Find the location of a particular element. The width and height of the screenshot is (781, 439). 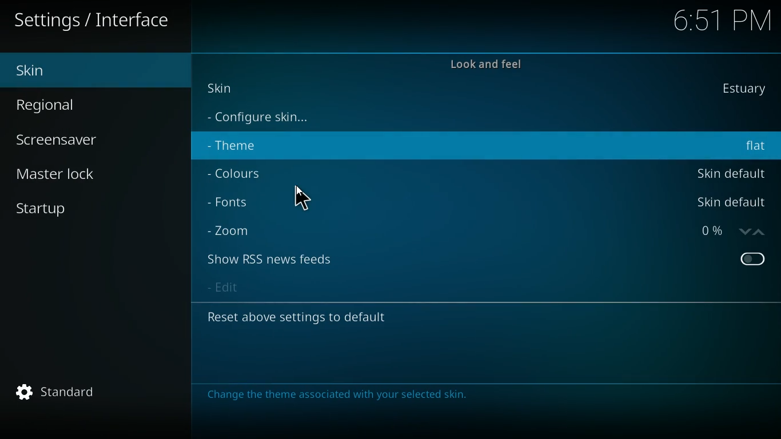

reset is located at coordinates (305, 319).